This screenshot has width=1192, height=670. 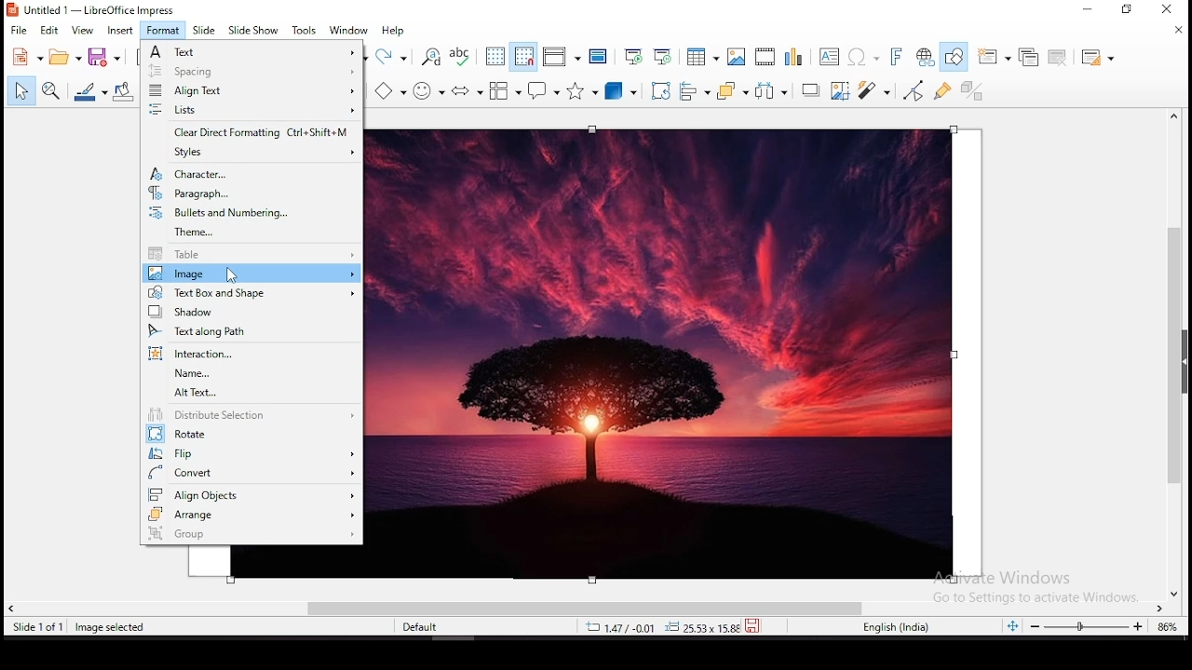 I want to click on character, so click(x=250, y=173).